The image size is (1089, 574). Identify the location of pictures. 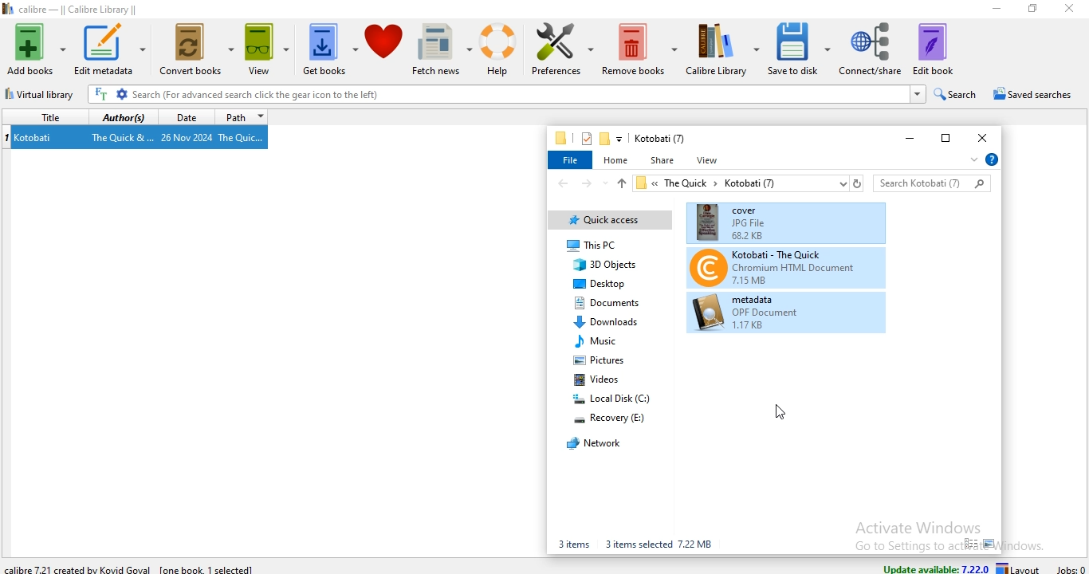
(600, 363).